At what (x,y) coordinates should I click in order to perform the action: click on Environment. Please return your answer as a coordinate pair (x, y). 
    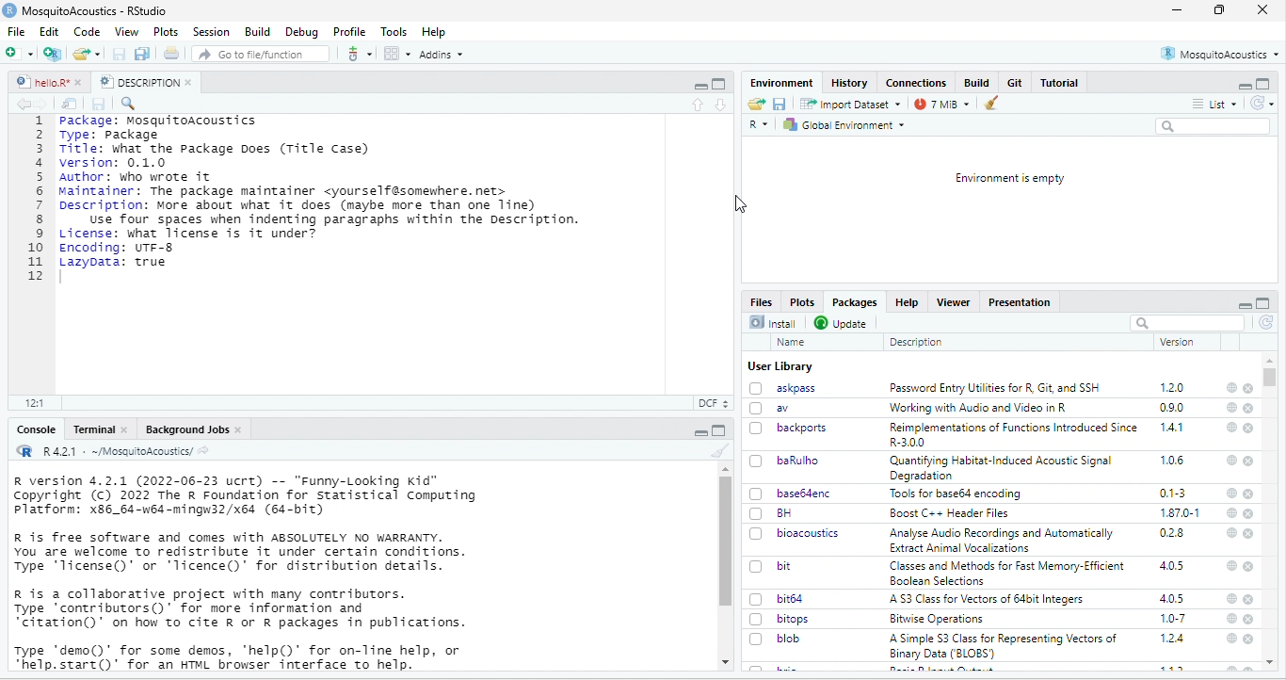
    Looking at the image, I should click on (780, 82).